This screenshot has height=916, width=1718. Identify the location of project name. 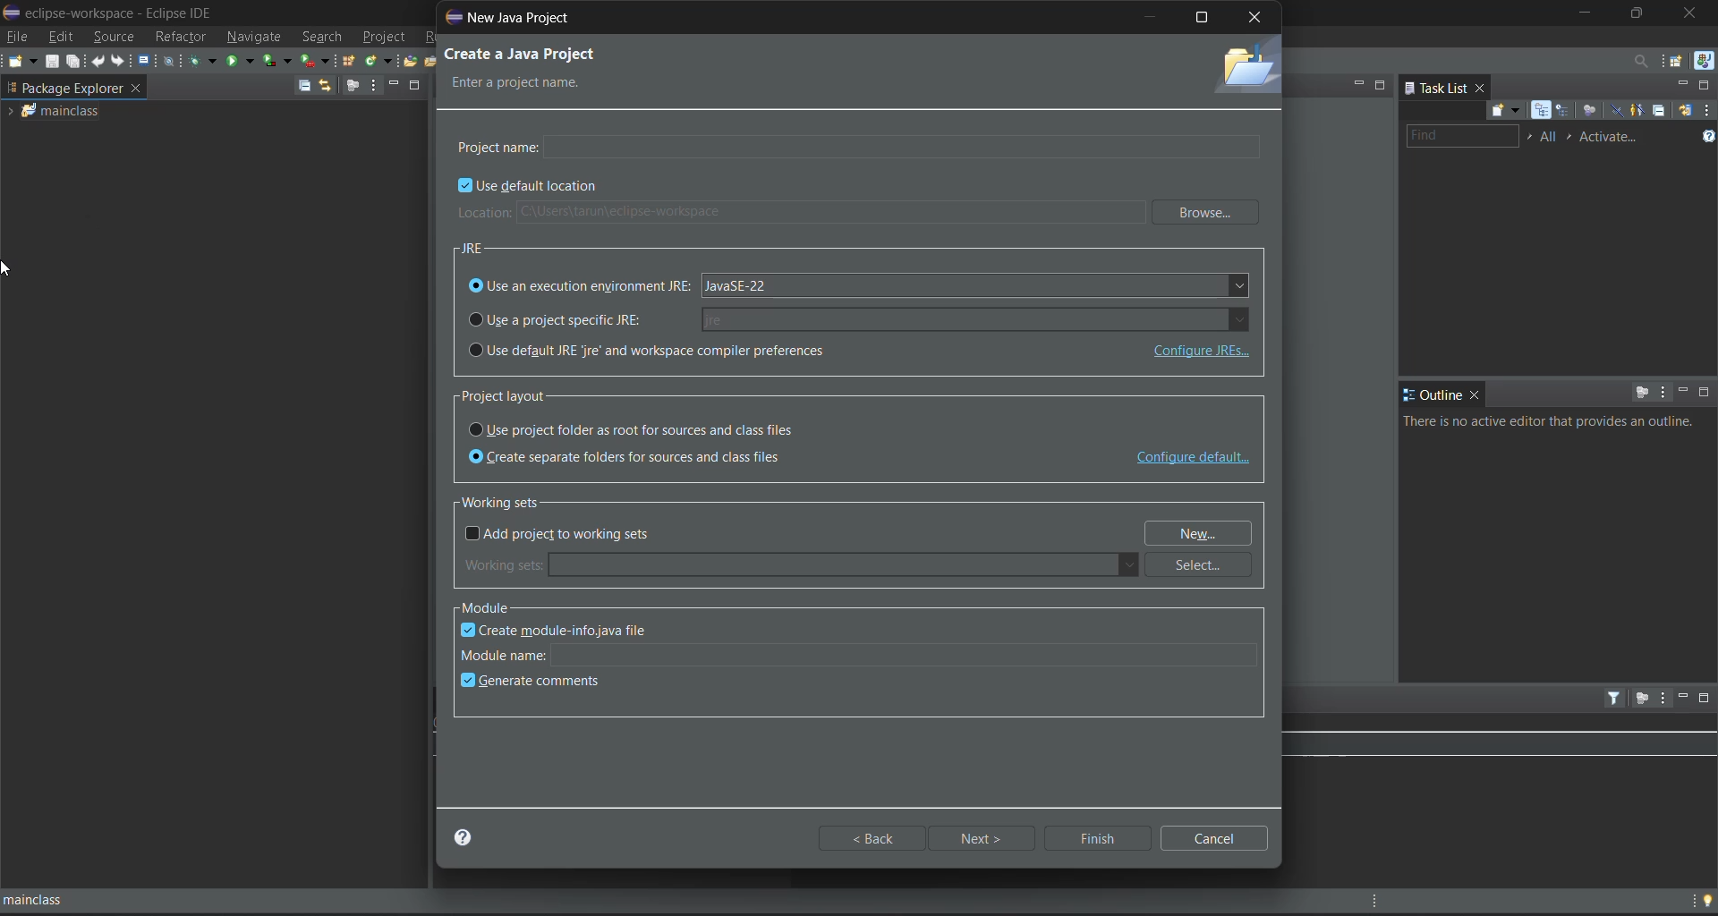
(858, 144).